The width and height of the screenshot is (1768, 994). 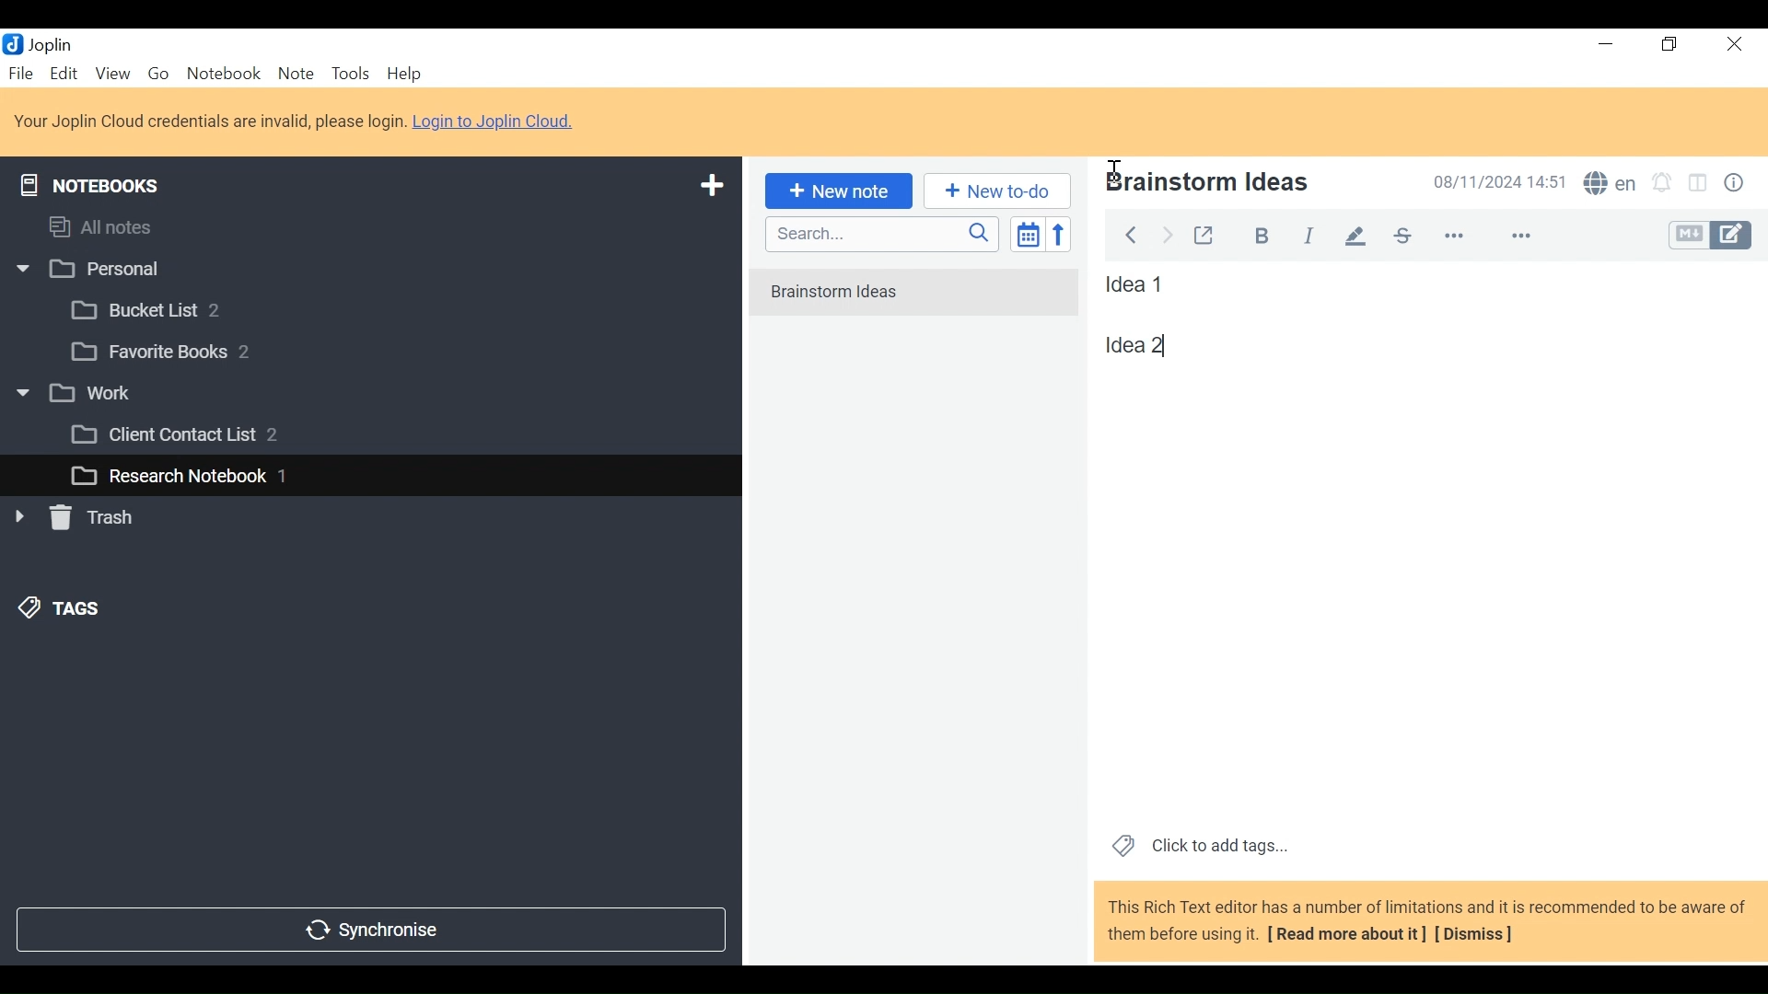 What do you see at coordinates (80, 610) in the screenshot?
I see `&) TAGS` at bounding box center [80, 610].